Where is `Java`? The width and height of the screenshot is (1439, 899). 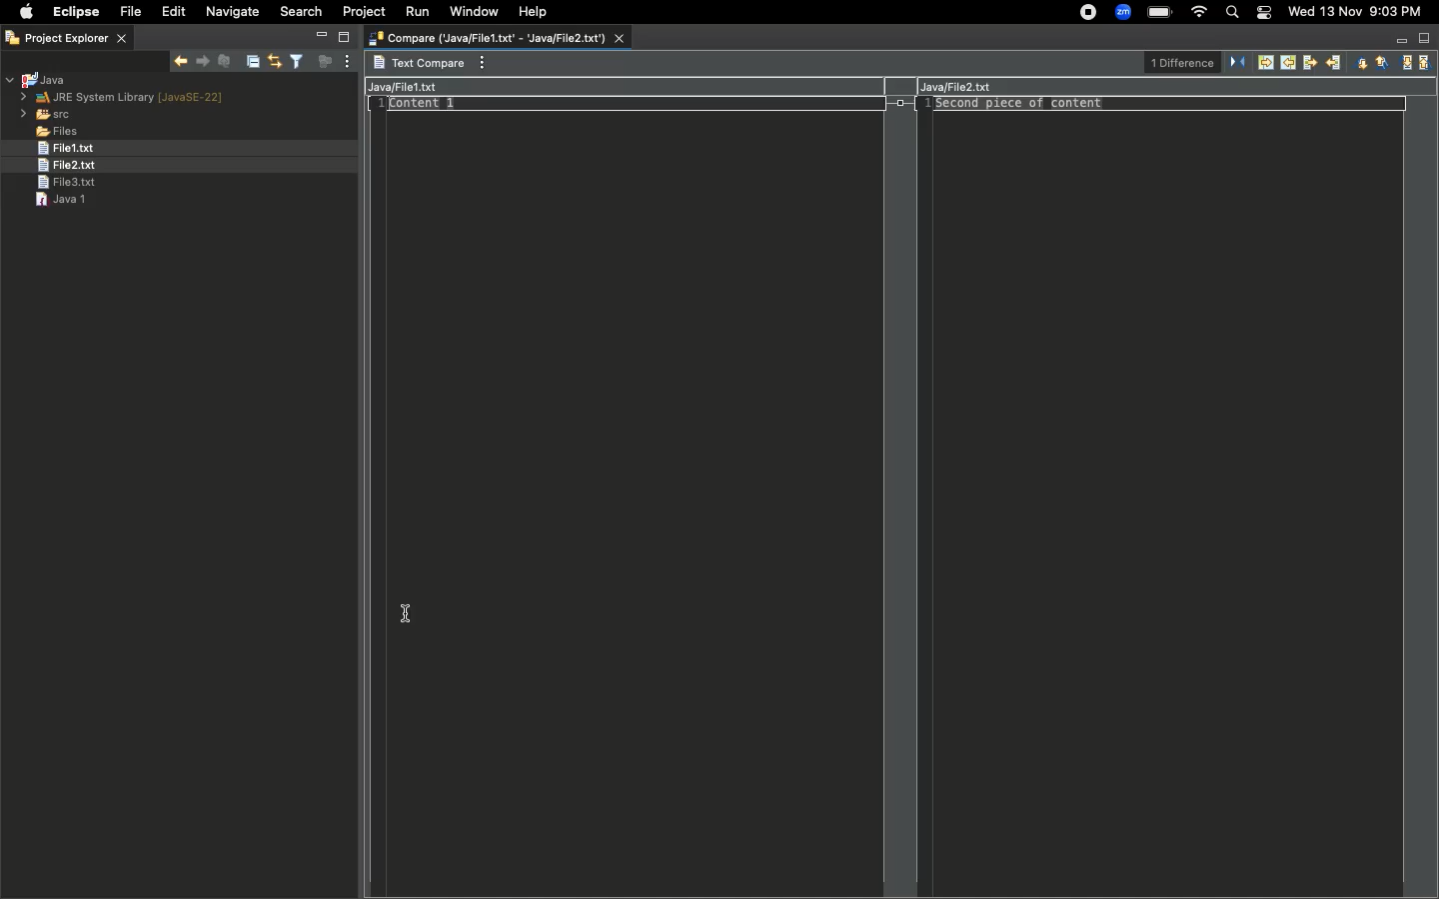 Java is located at coordinates (39, 80).